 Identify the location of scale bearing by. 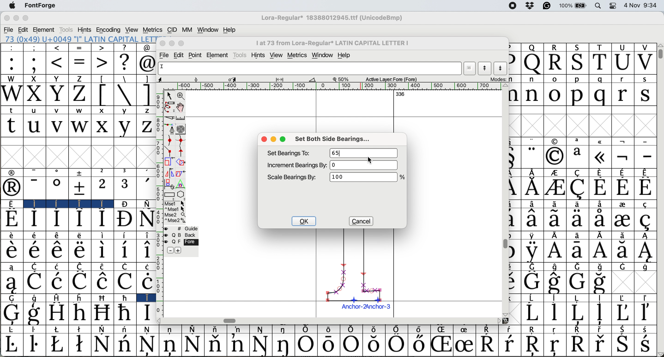
(293, 177).